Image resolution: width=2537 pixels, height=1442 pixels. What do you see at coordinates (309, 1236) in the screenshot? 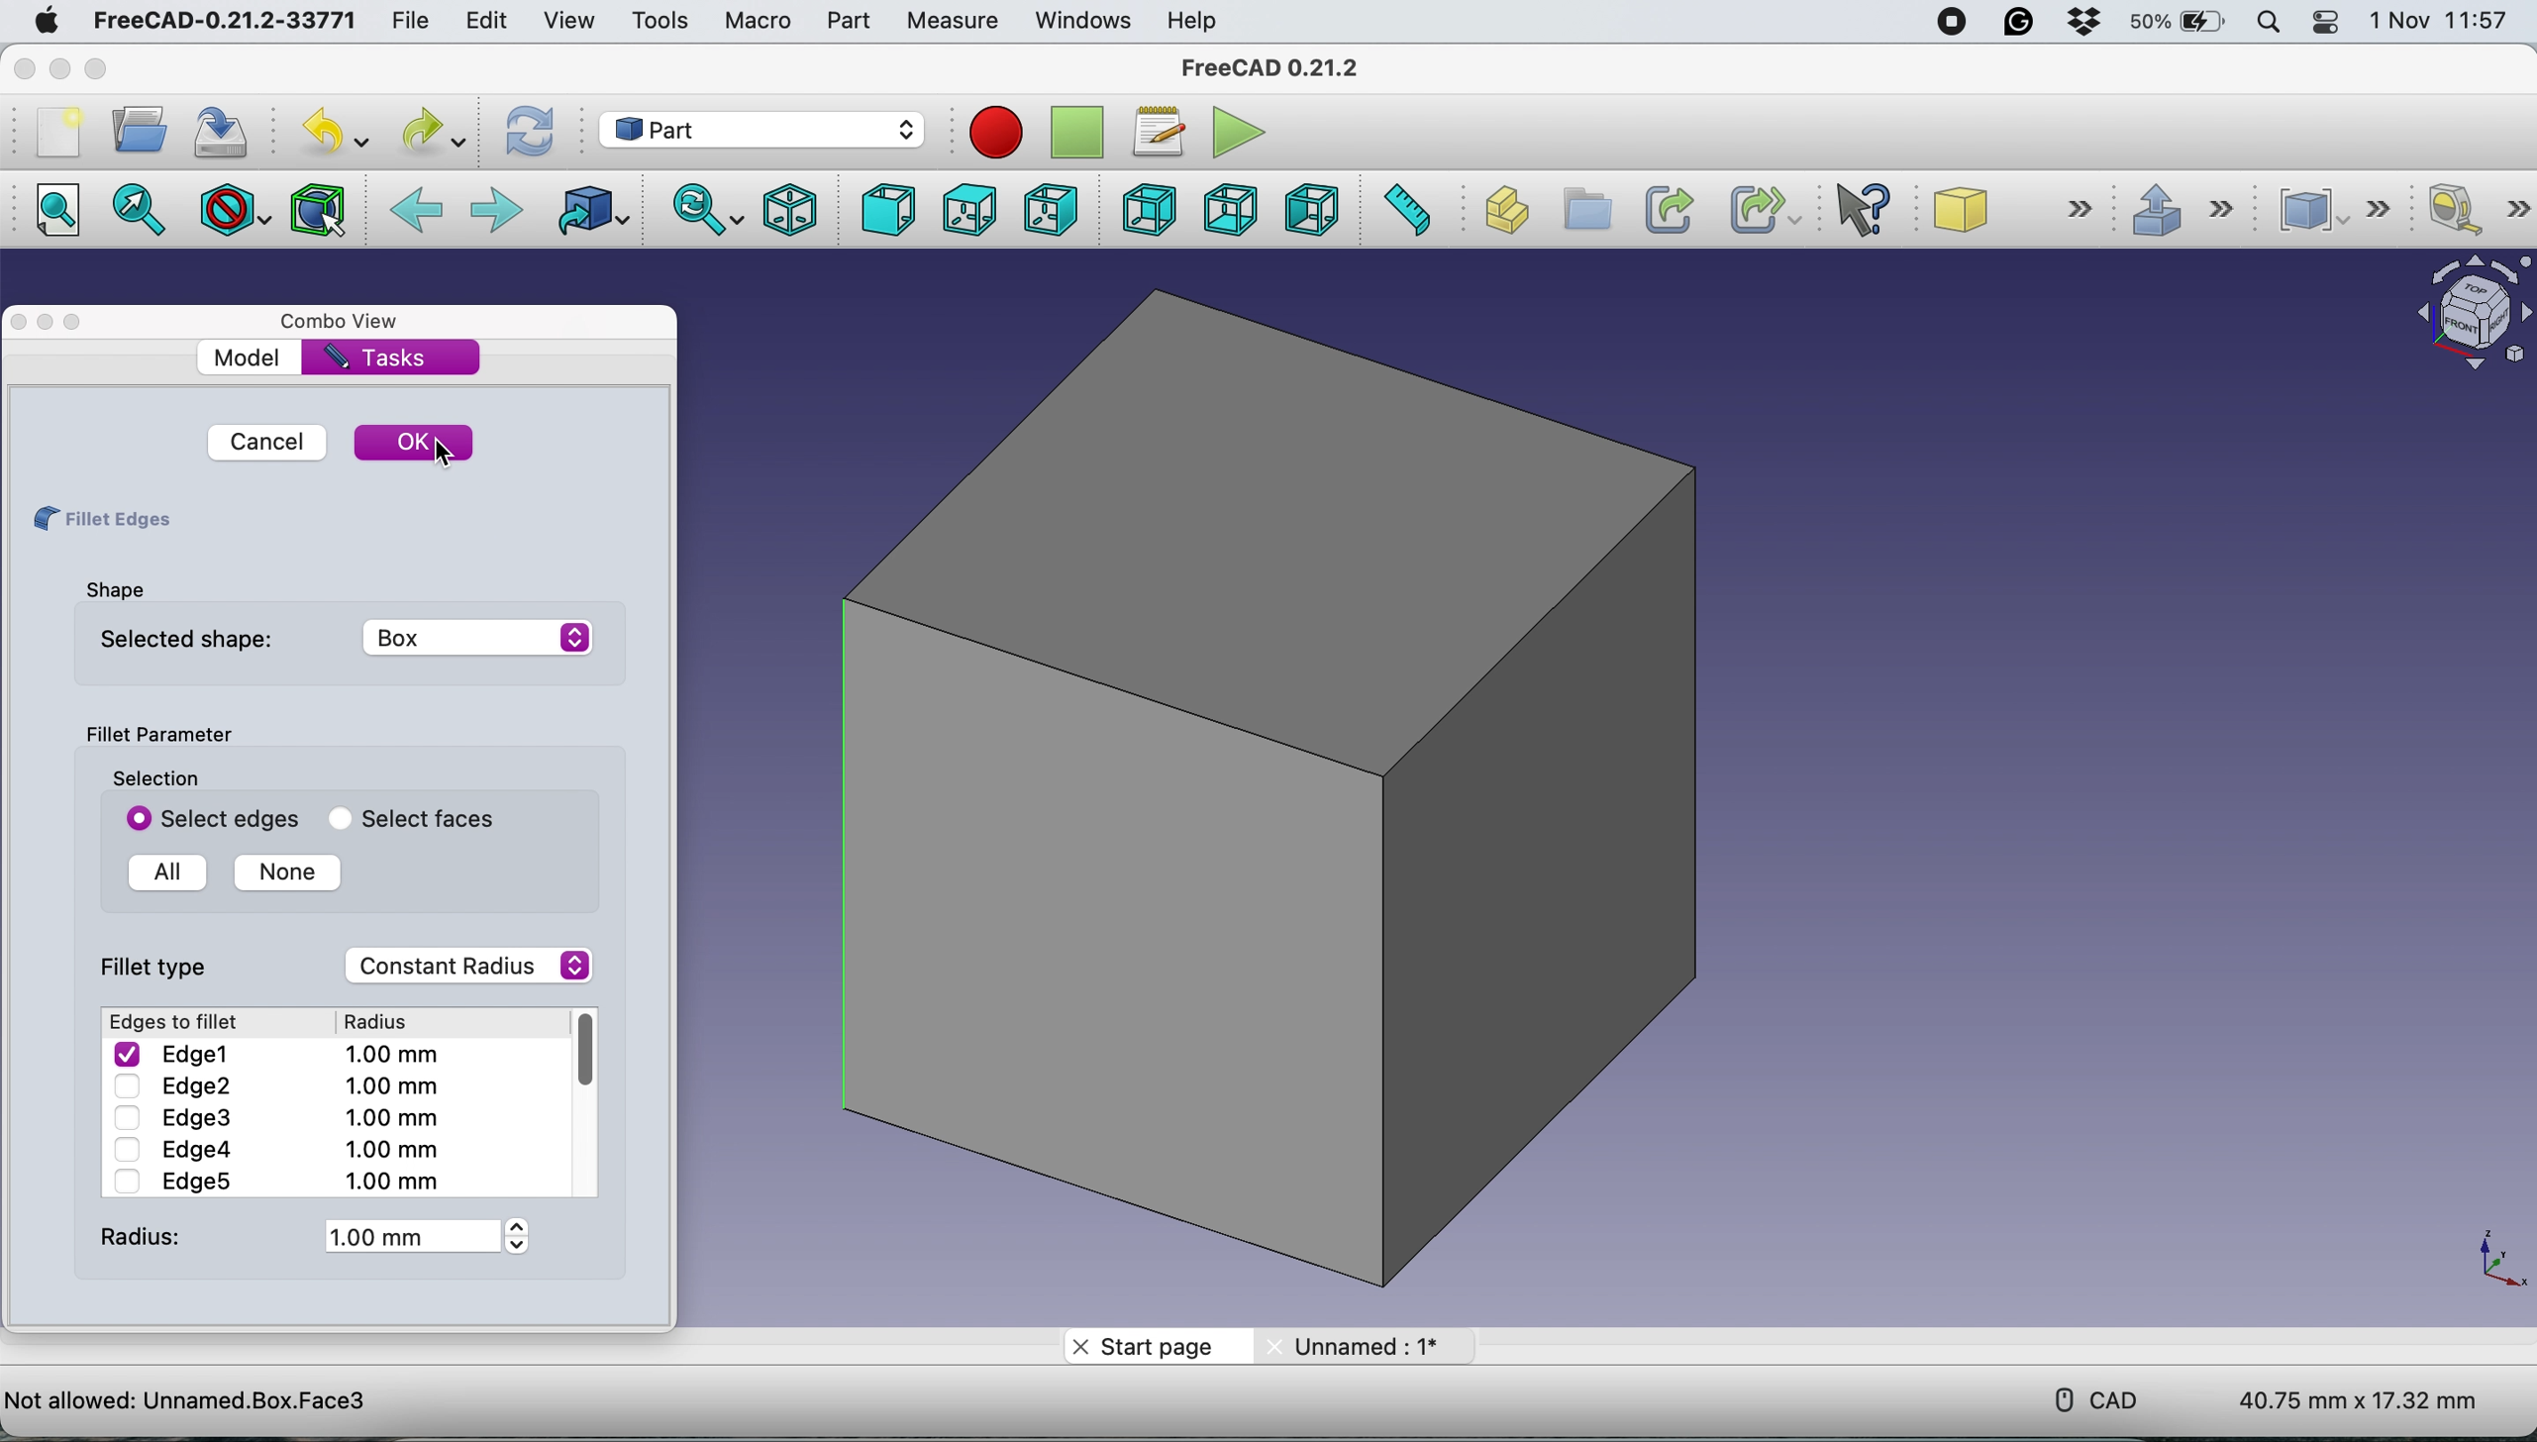
I see `Radius` at bounding box center [309, 1236].